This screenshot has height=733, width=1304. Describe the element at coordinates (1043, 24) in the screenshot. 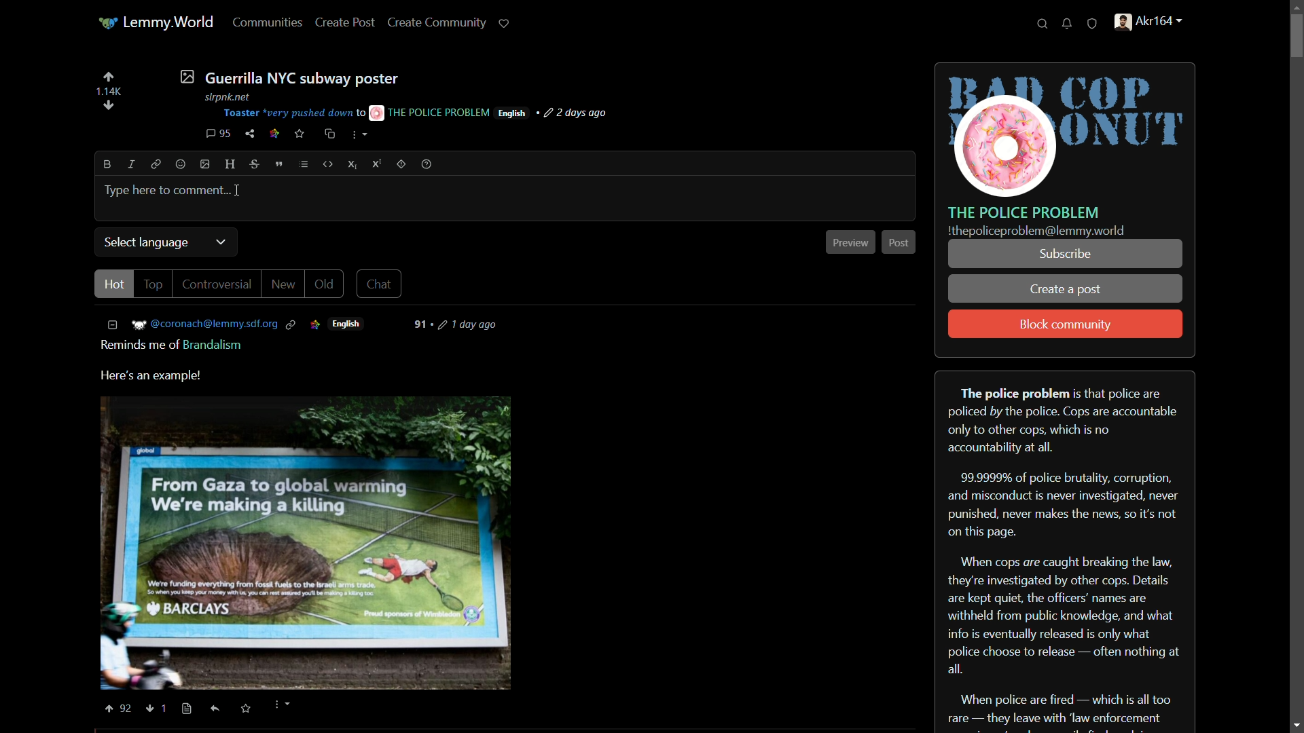

I see `search` at that location.